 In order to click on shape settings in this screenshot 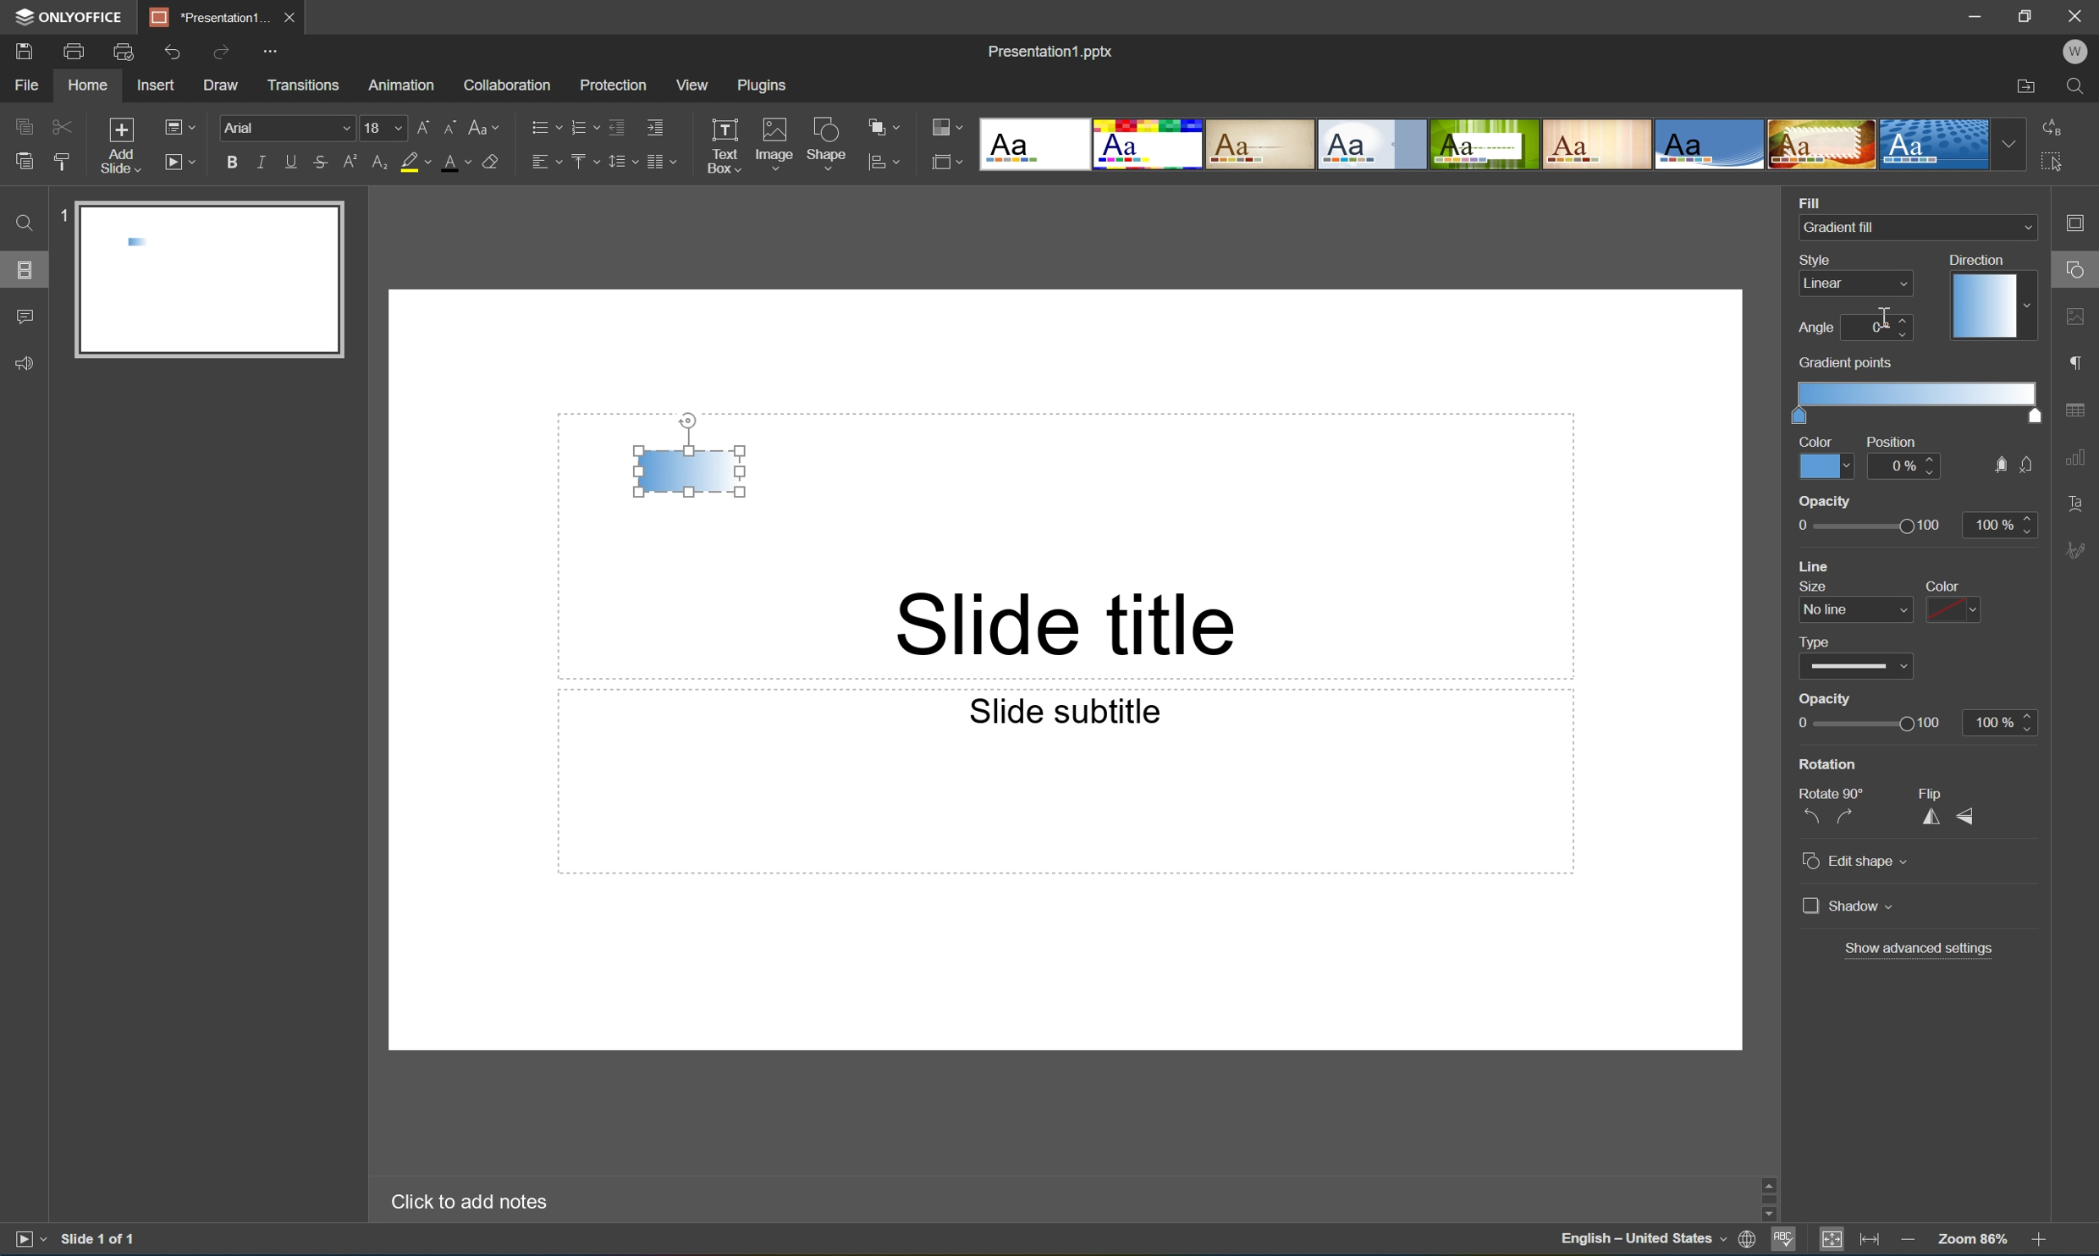, I will do `click(2078, 271)`.